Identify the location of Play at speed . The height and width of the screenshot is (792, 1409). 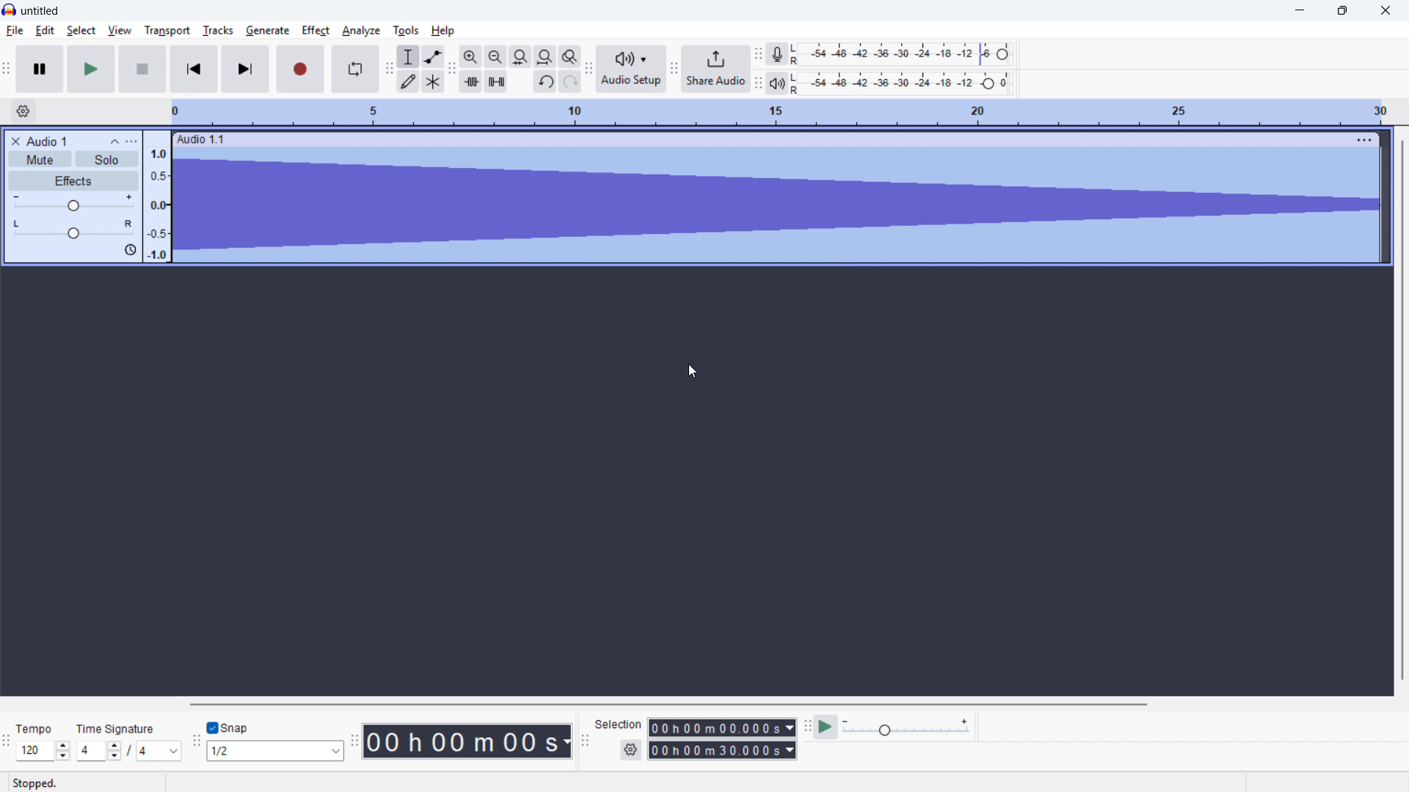
(826, 726).